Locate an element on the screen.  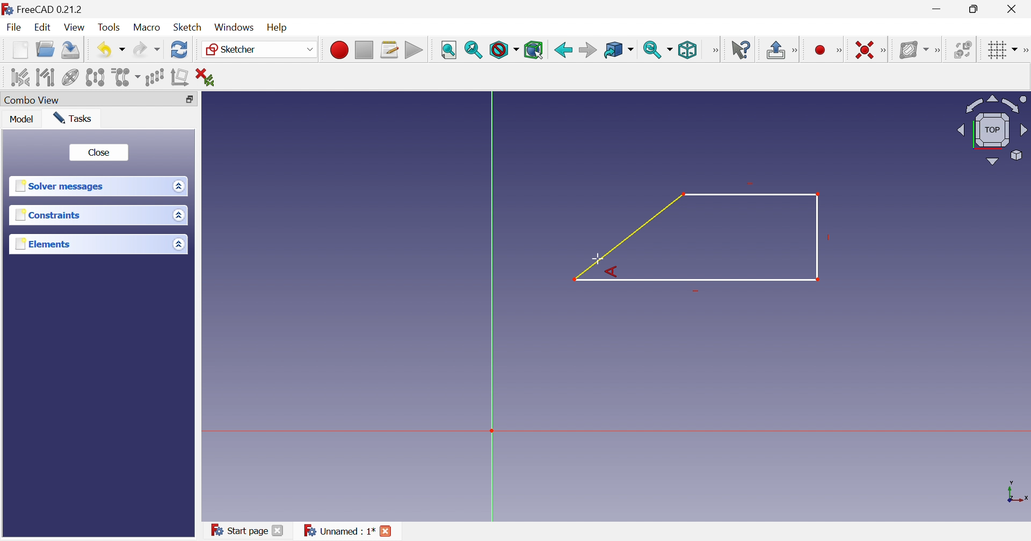
Unnamed : 1* is located at coordinates (339, 531).